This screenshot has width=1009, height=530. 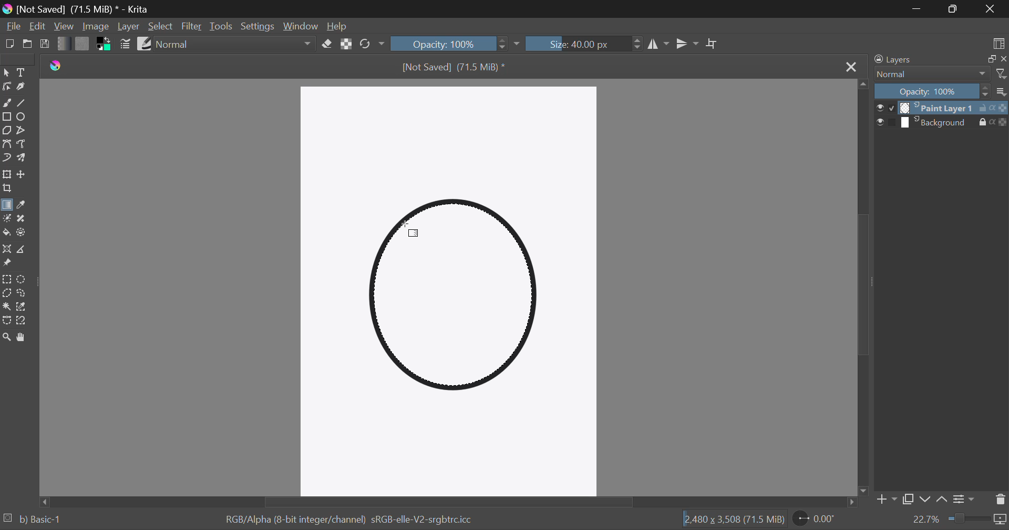 I want to click on copy, so click(x=991, y=58).